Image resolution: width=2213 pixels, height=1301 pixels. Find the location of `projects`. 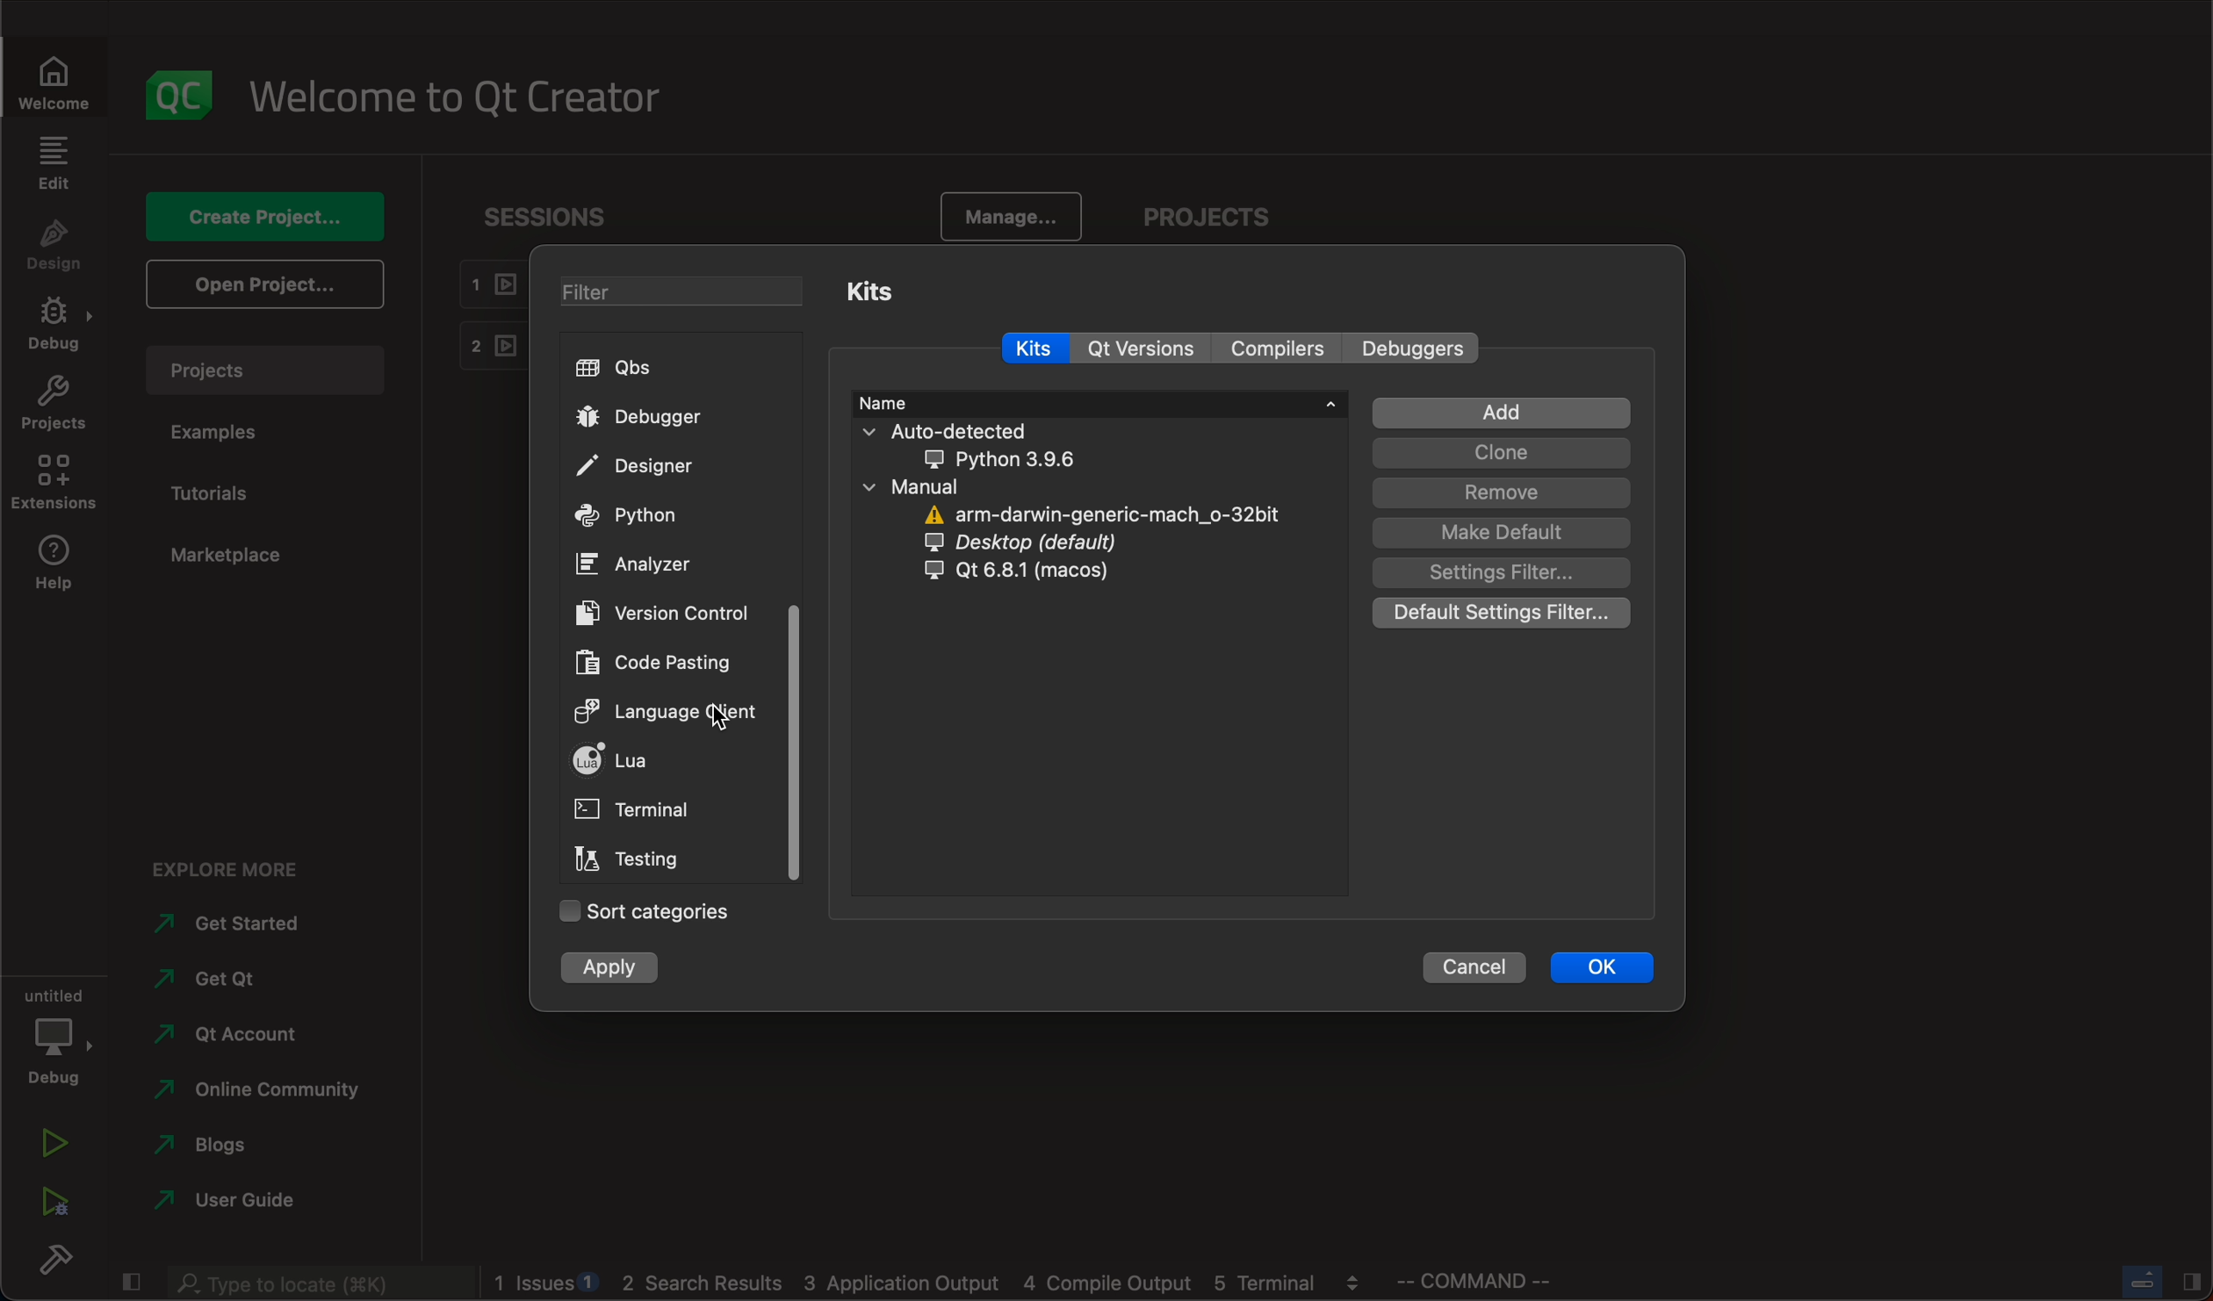

projects is located at coordinates (1222, 218).